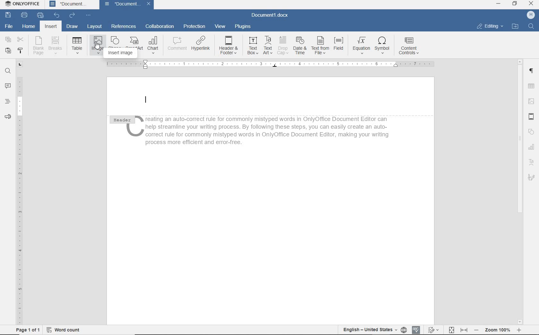  What do you see at coordinates (222, 27) in the screenshot?
I see `VIEW` at bounding box center [222, 27].